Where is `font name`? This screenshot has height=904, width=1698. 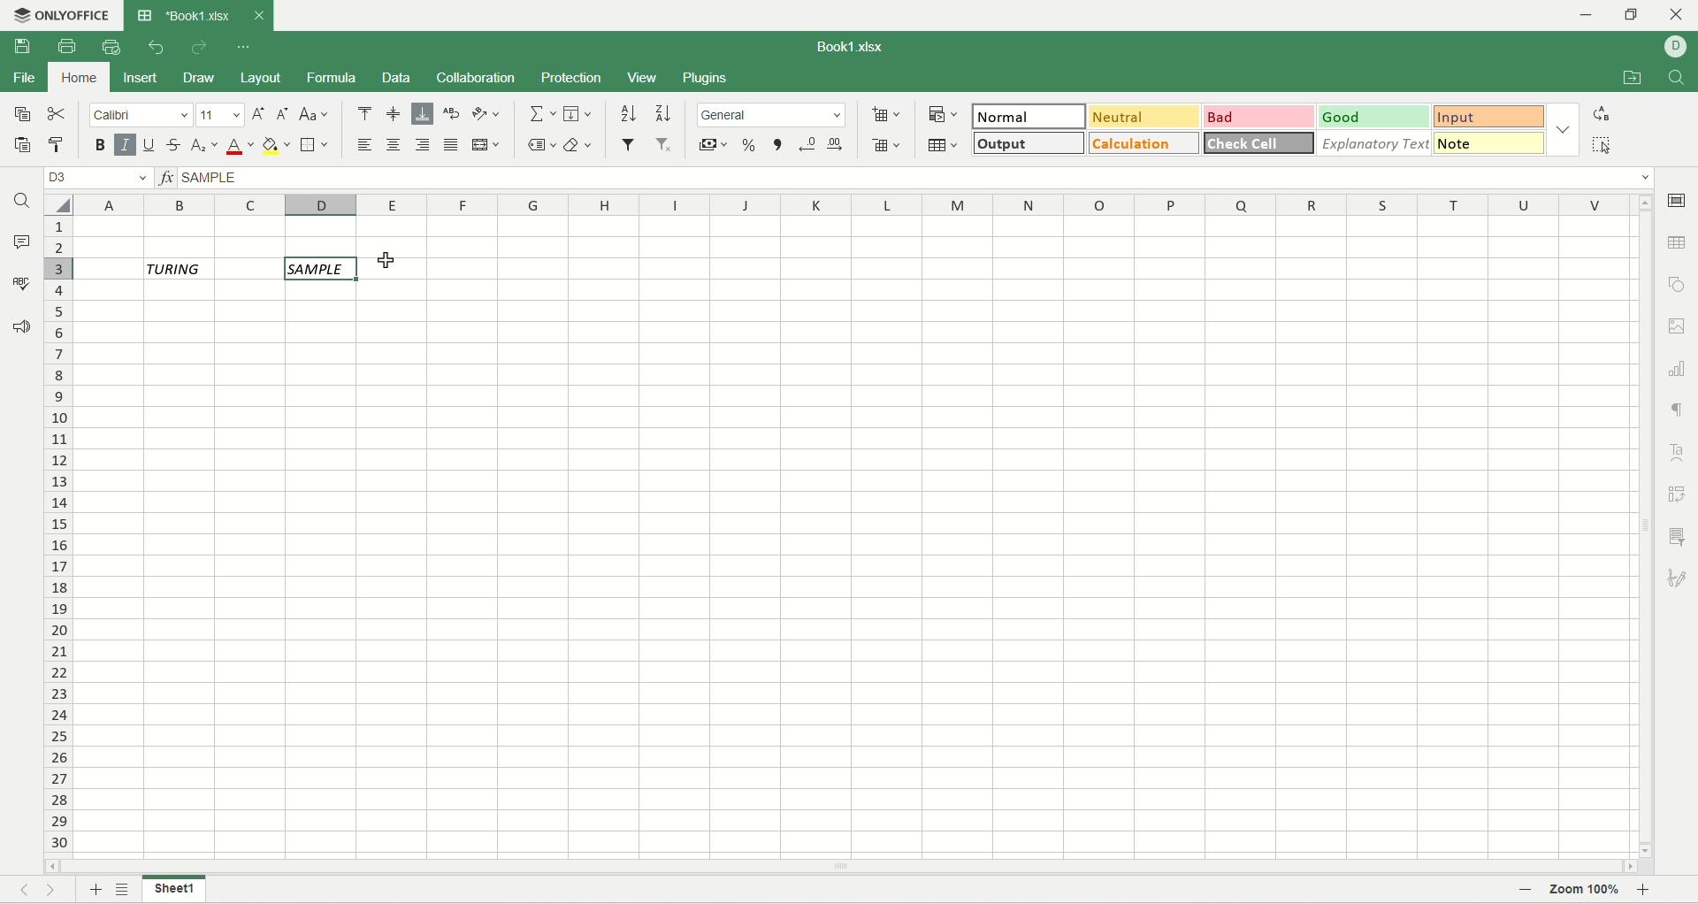 font name is located at coordinates (141, 114).